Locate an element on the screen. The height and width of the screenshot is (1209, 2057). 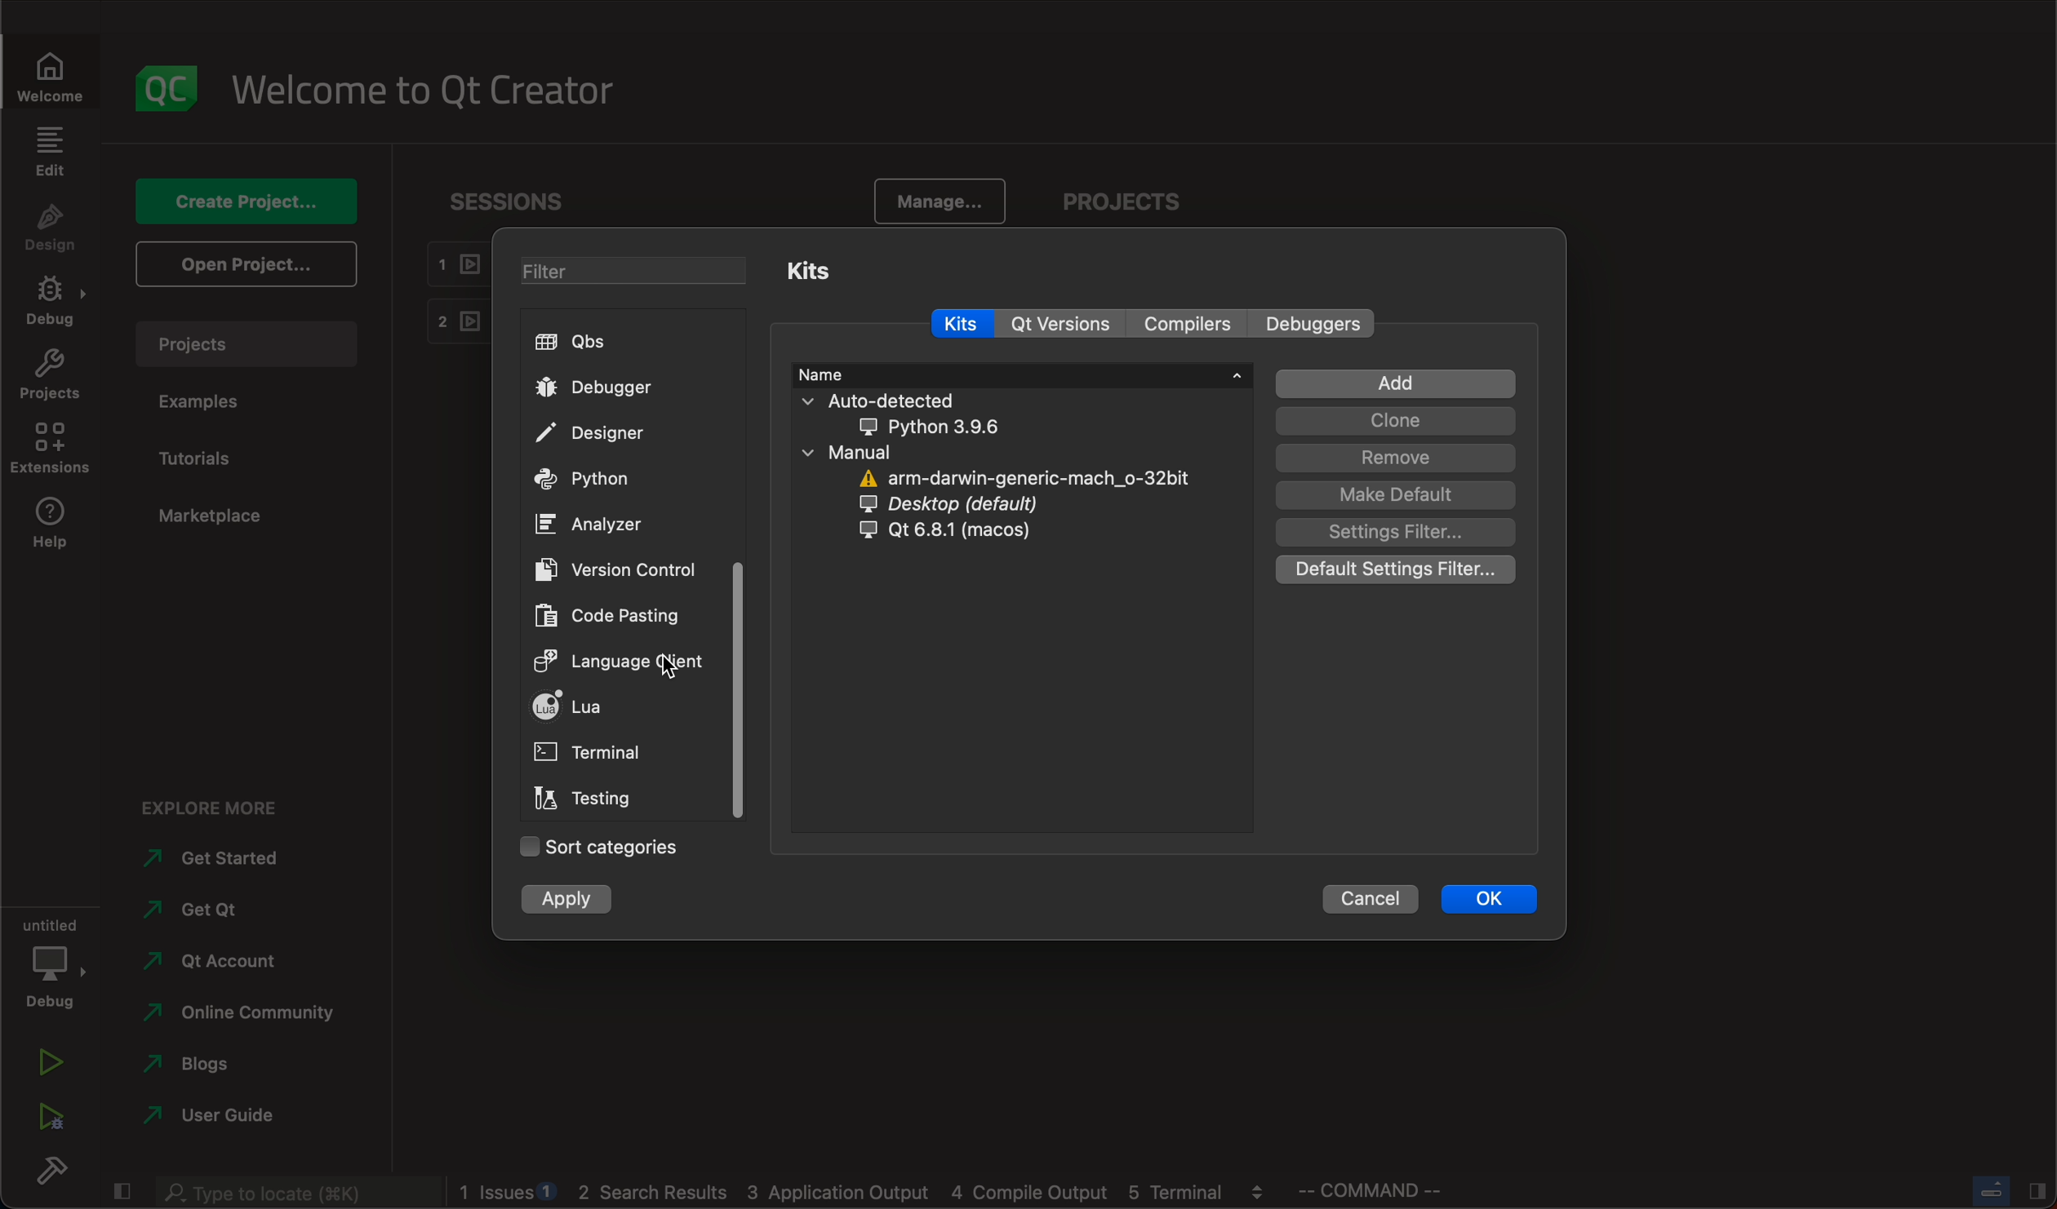
qt is located at coordinates (1060, 324).